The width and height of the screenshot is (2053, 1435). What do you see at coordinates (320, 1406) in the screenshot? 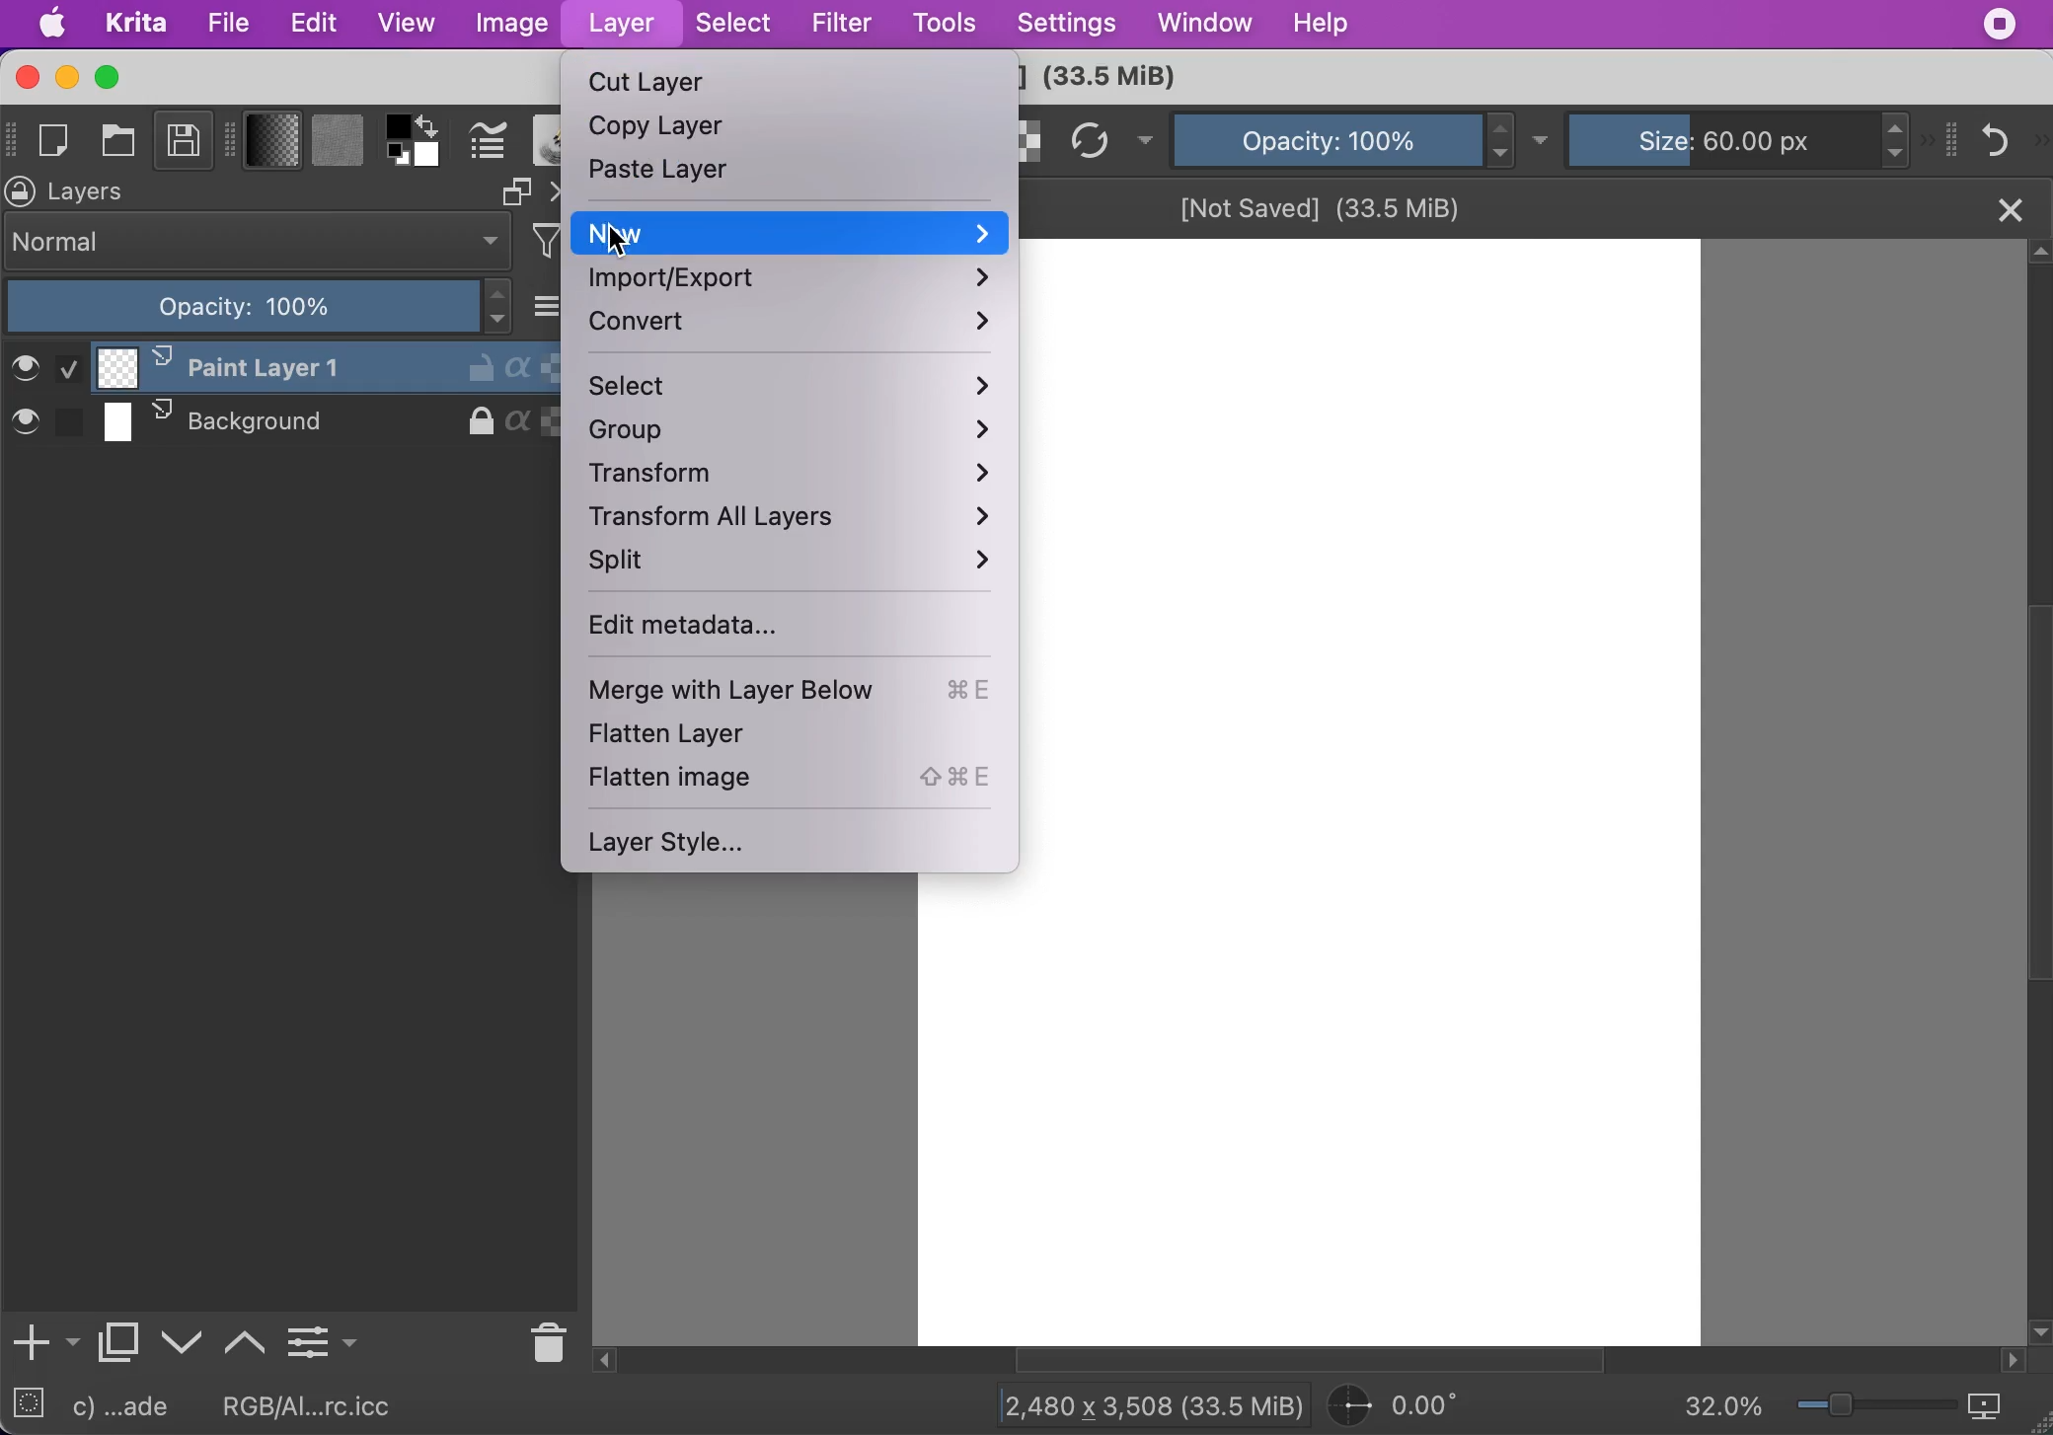
I see `rgb/AI...rc.icc` at bounding box center [320, 1406].